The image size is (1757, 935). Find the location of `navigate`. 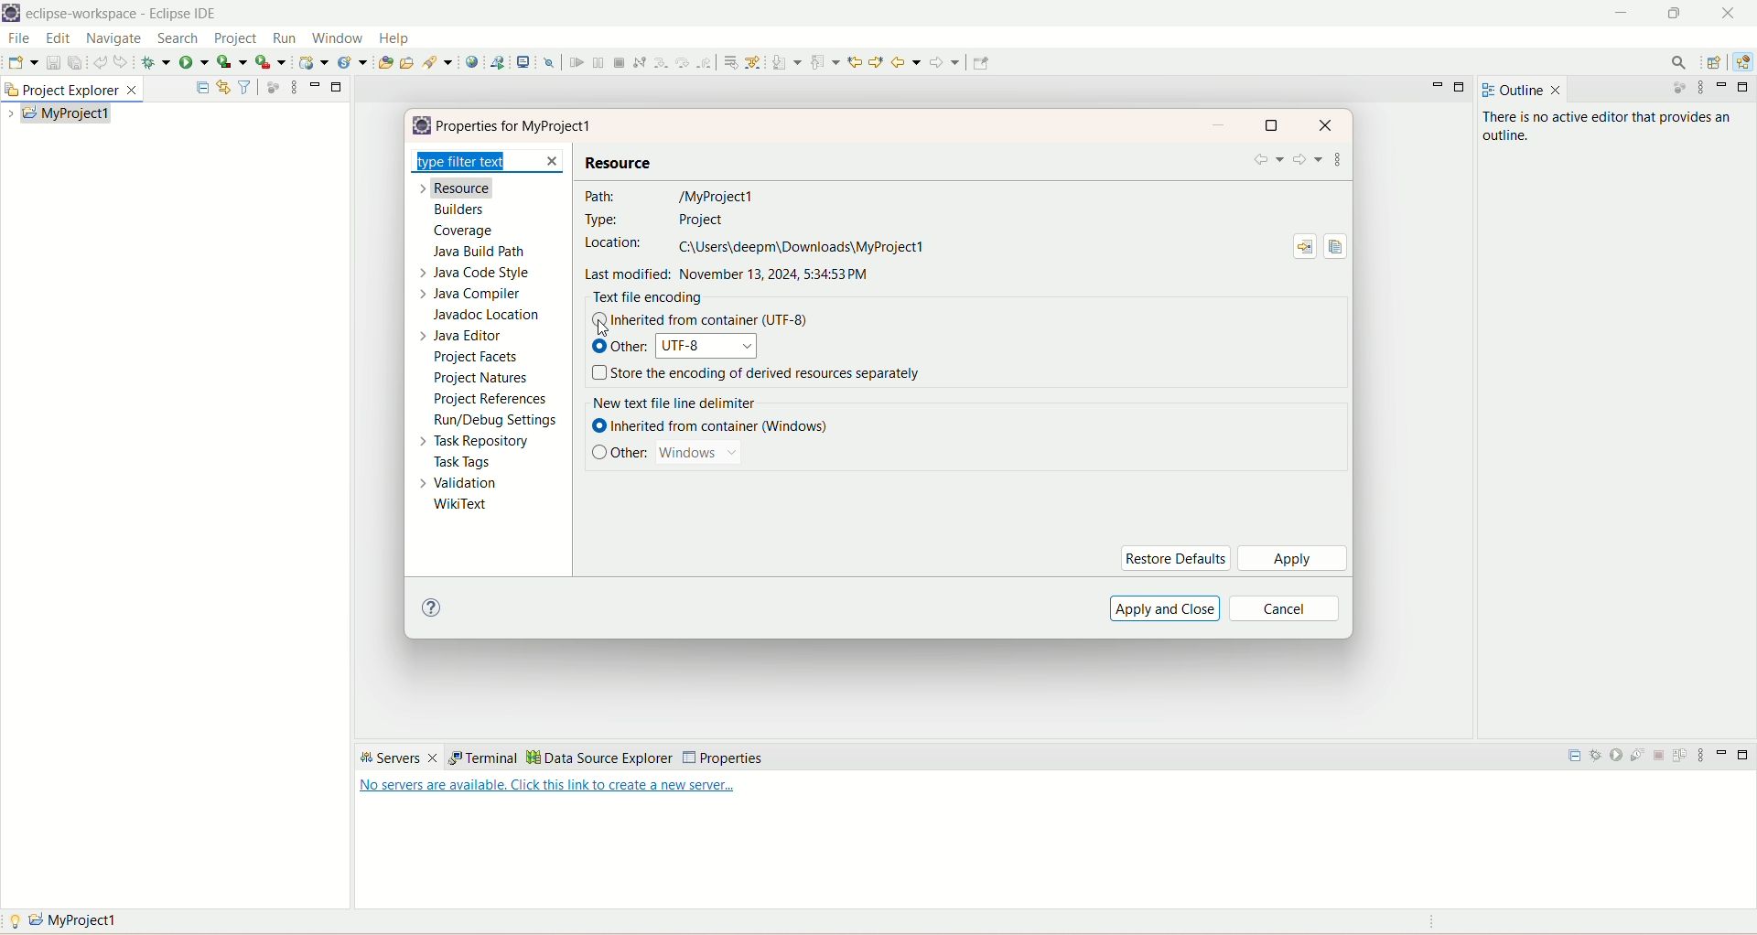

navigate is located at coordinates (114, 39).